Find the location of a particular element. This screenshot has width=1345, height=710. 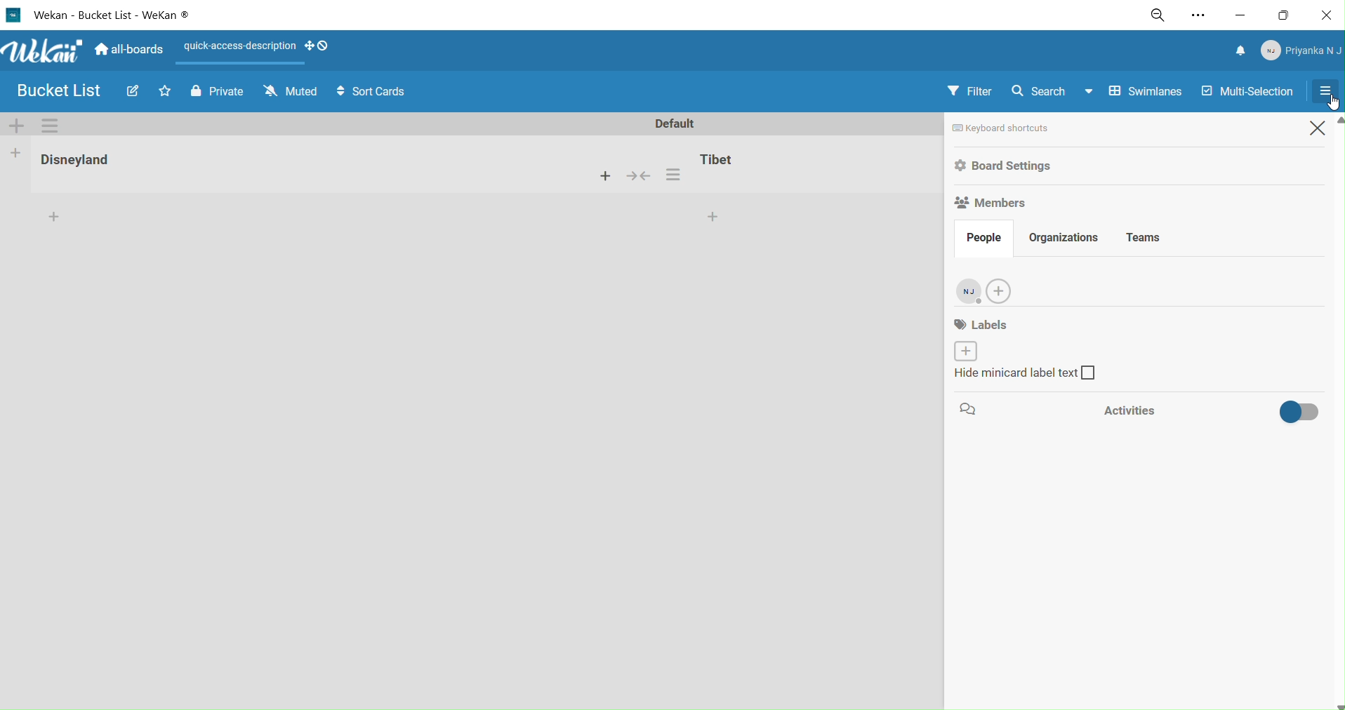

disneyland is located at coordinates (361, 152).